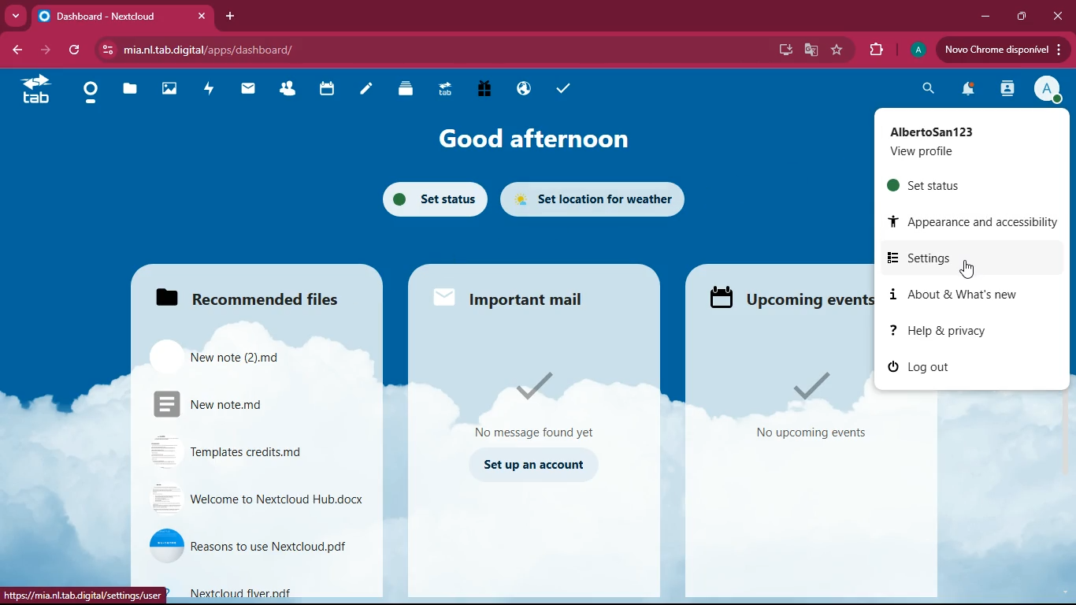  Describe the element at coordinates (443, 91) in the screenshot. I see `tab` at that location.